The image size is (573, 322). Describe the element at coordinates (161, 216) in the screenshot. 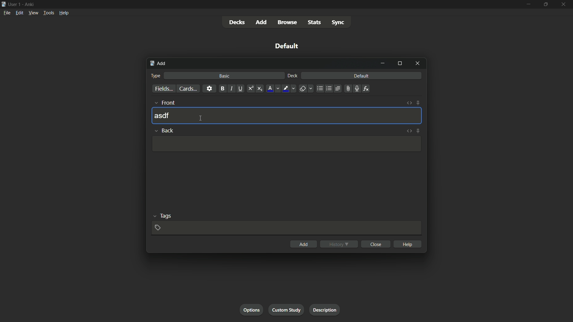

I see `tags` at that location.